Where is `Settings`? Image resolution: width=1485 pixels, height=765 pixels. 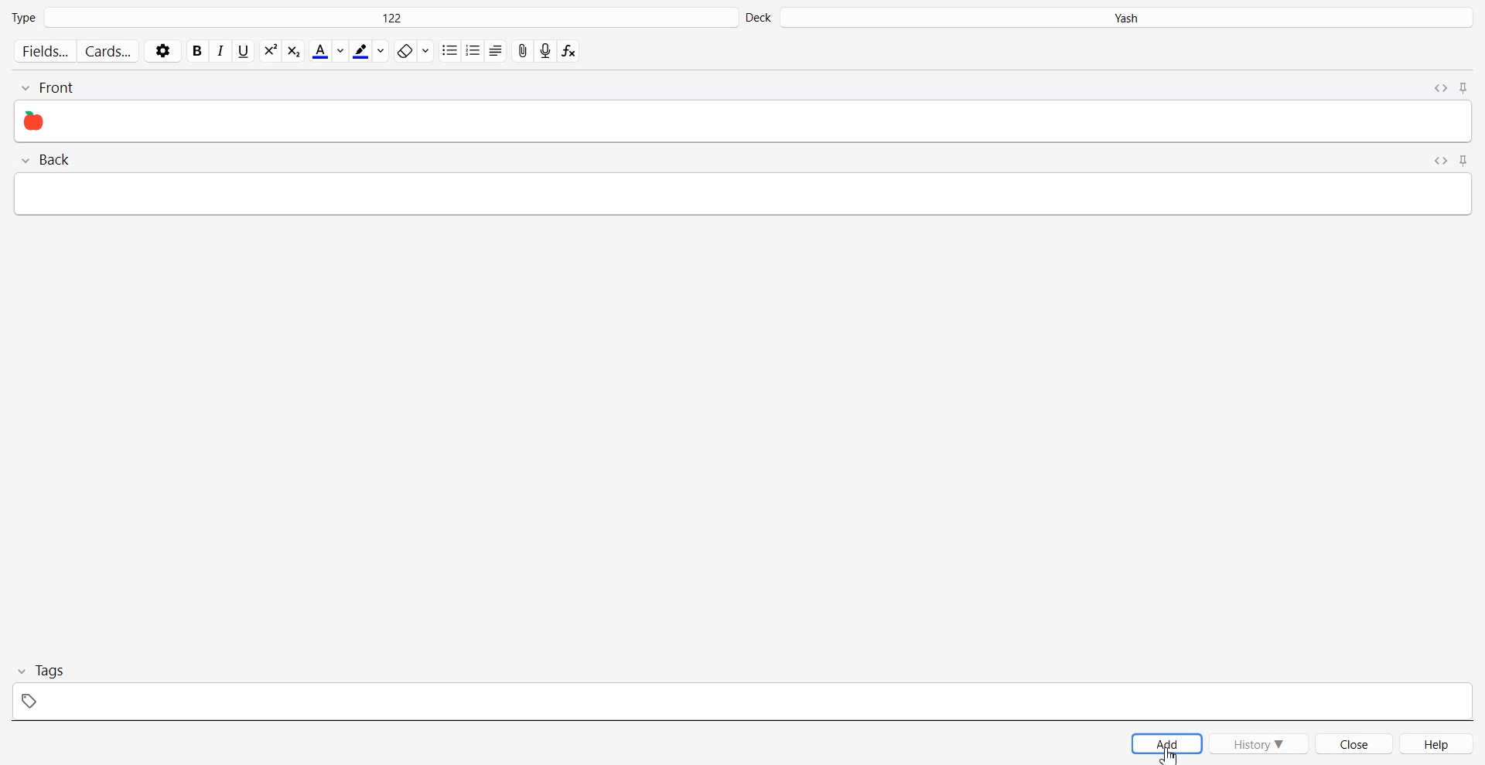
Settings is located at coordinates (163, 50).